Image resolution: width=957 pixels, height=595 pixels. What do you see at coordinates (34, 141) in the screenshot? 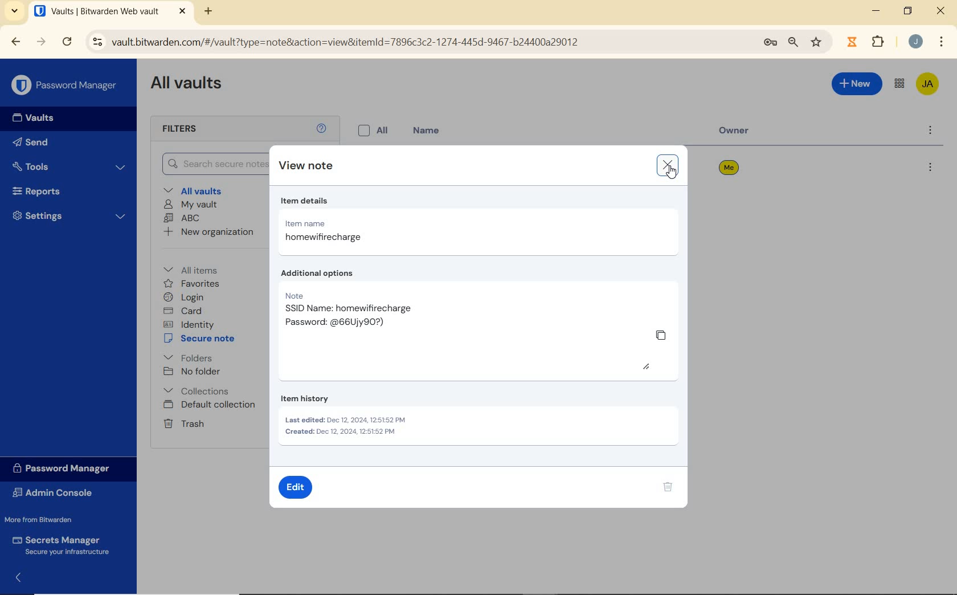
I see `Send` at bounding box center [34, 141].